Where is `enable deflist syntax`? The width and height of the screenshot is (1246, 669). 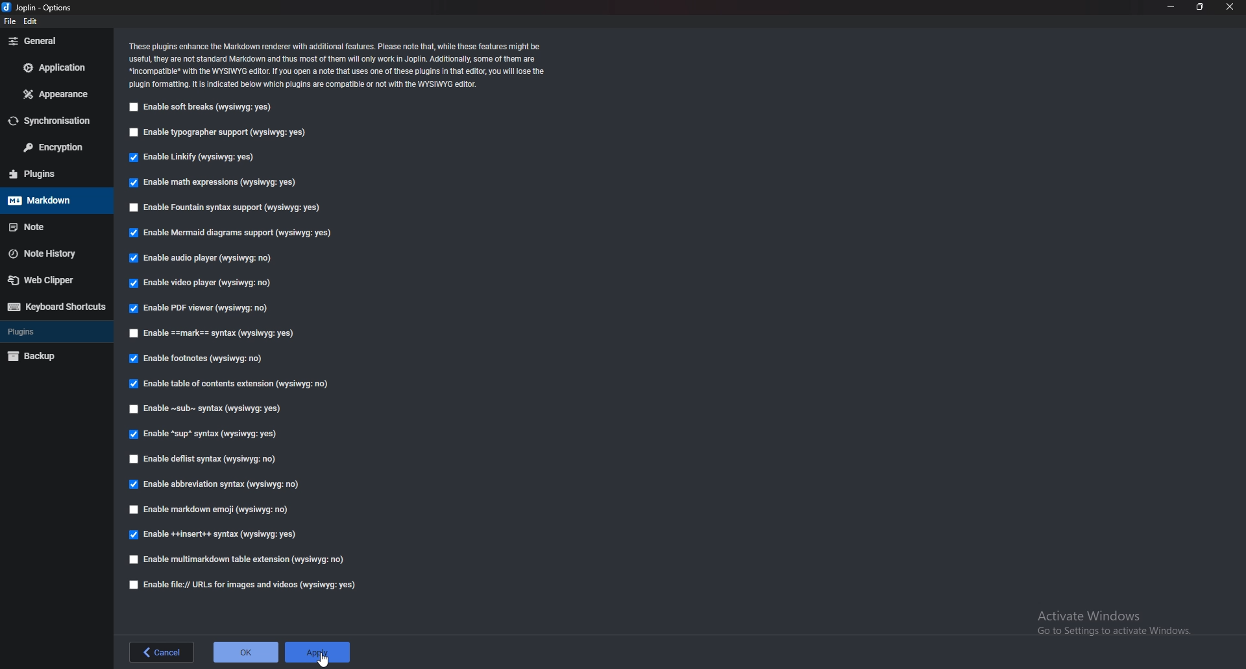 enable deflist syntax is located at coordinates (204, 458).